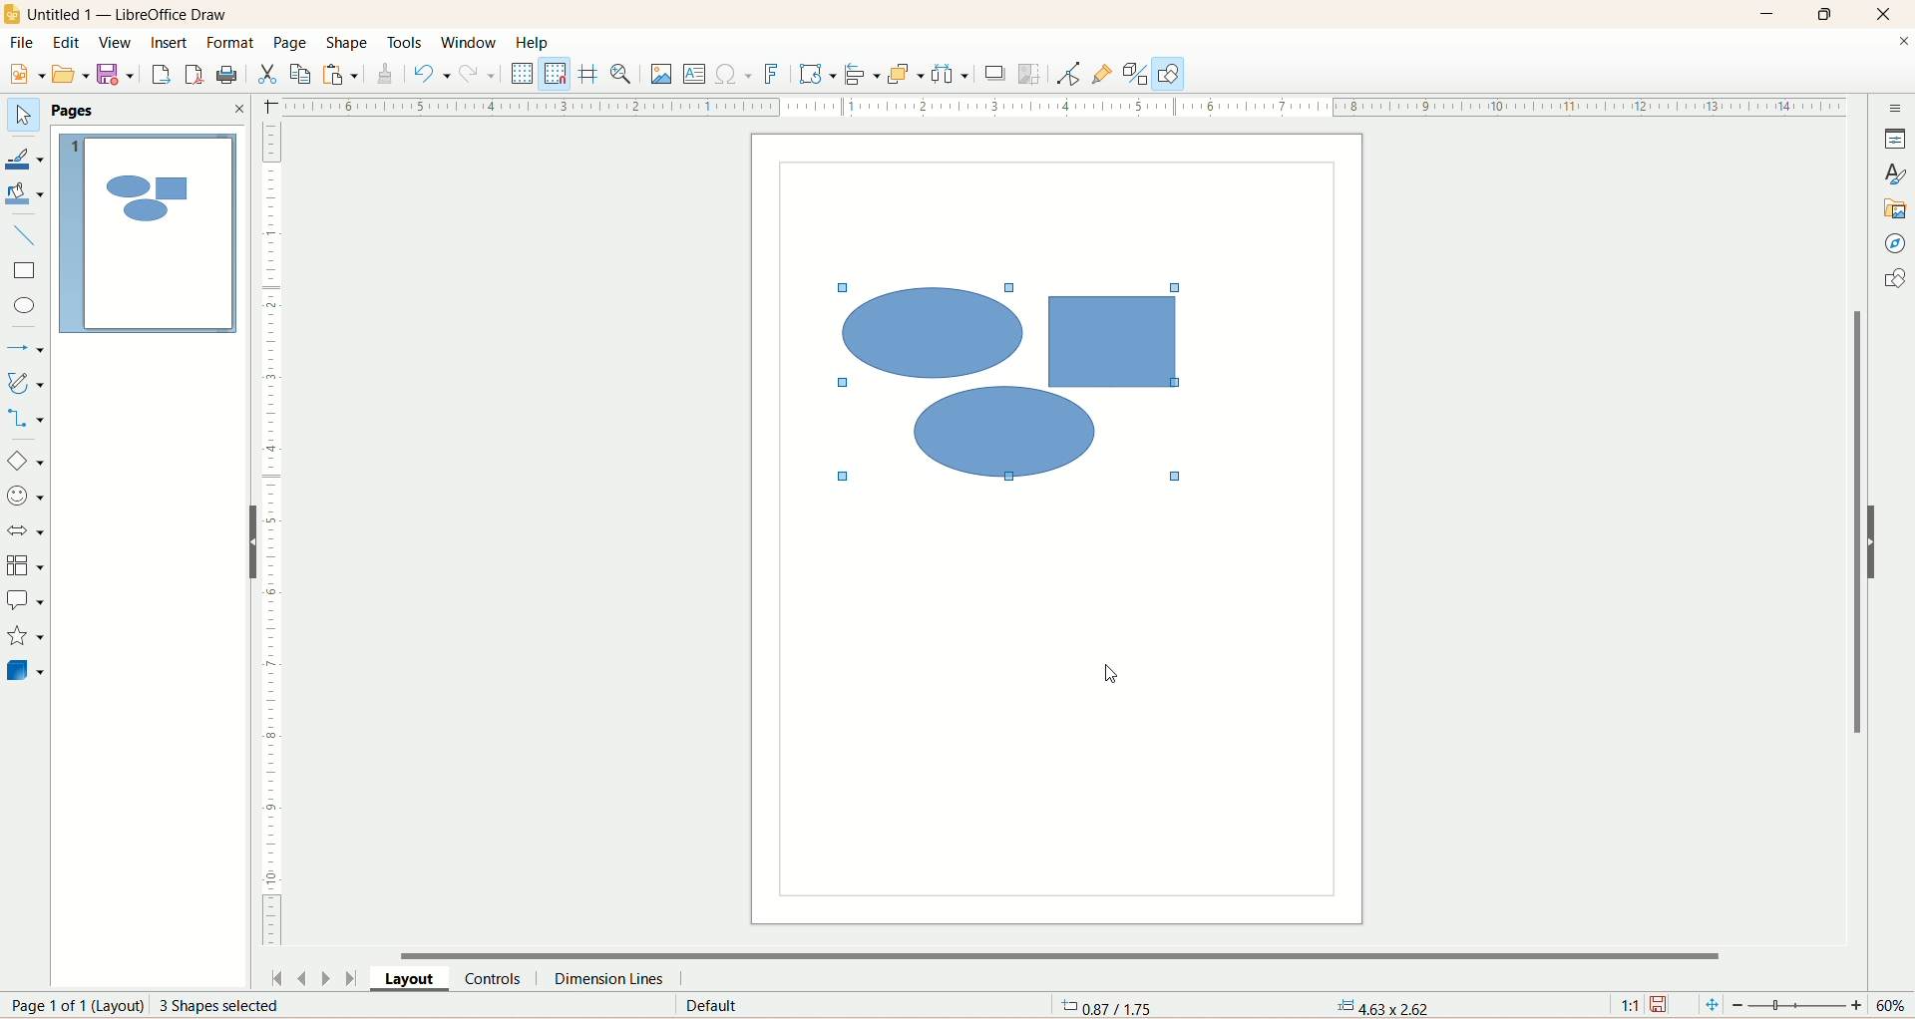 The height and width of the screenshot is (1019, 1915). What do you see at coordinates (1897, 209) in the screenshot?
I see `gallery` at bounding box center [1897, 209].